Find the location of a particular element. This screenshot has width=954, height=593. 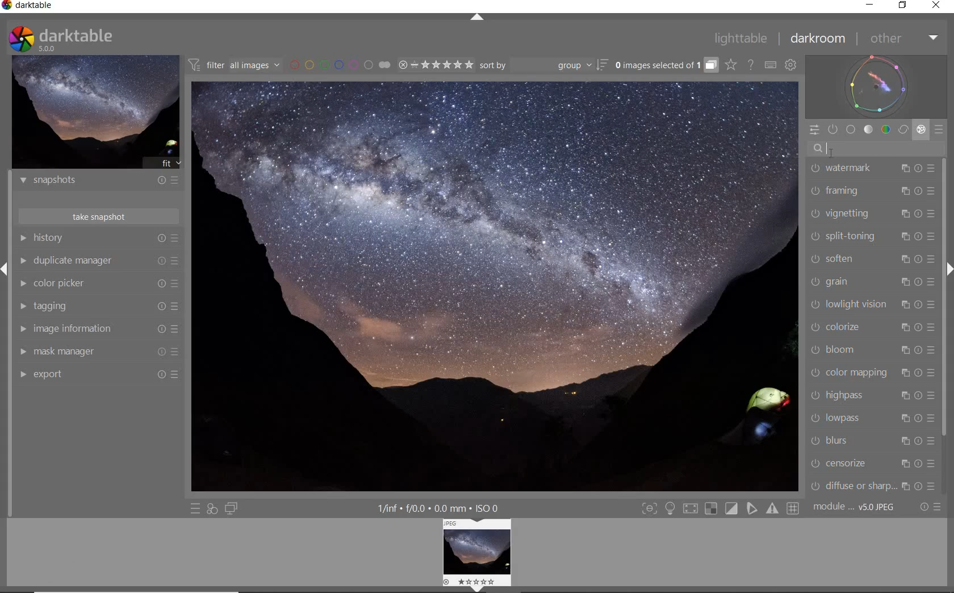

IMAGE PREVIEW is located at coordinates (96, 112).